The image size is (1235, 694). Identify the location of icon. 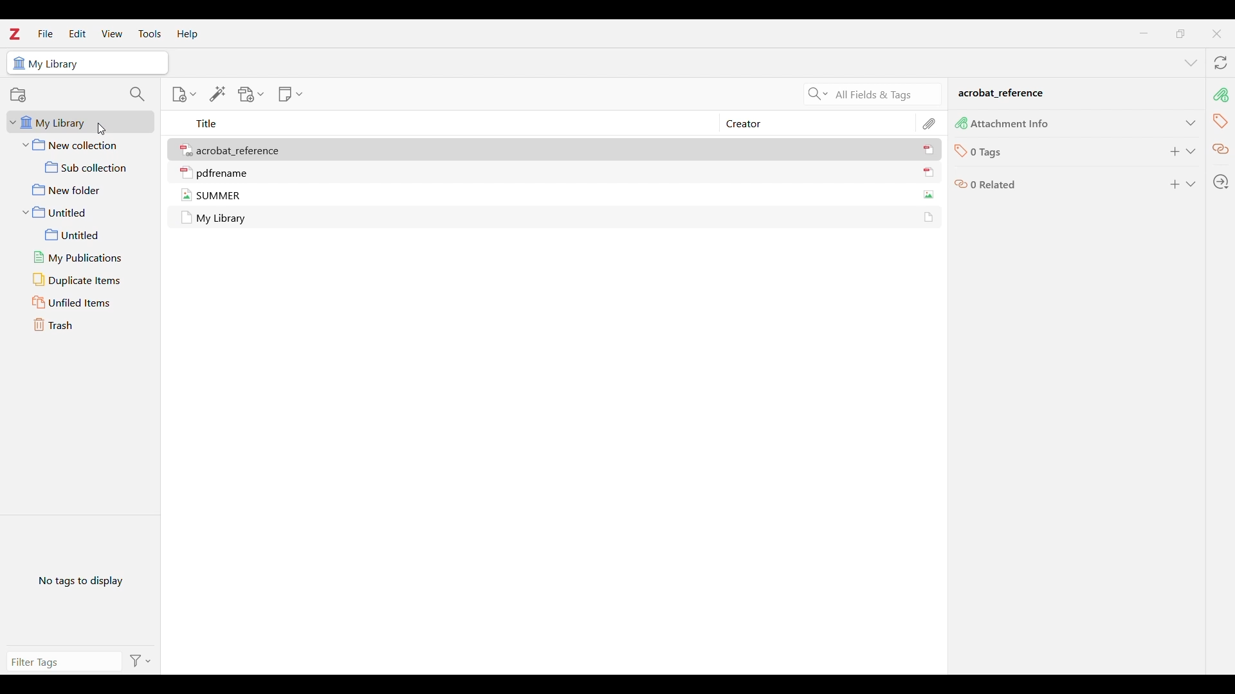
(18, 64).